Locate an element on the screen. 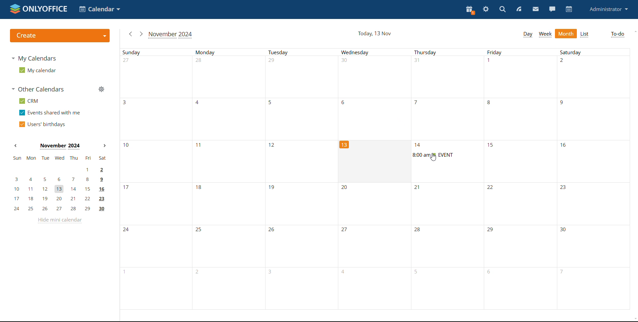  cell for current day is located at coordinates (376, 160).